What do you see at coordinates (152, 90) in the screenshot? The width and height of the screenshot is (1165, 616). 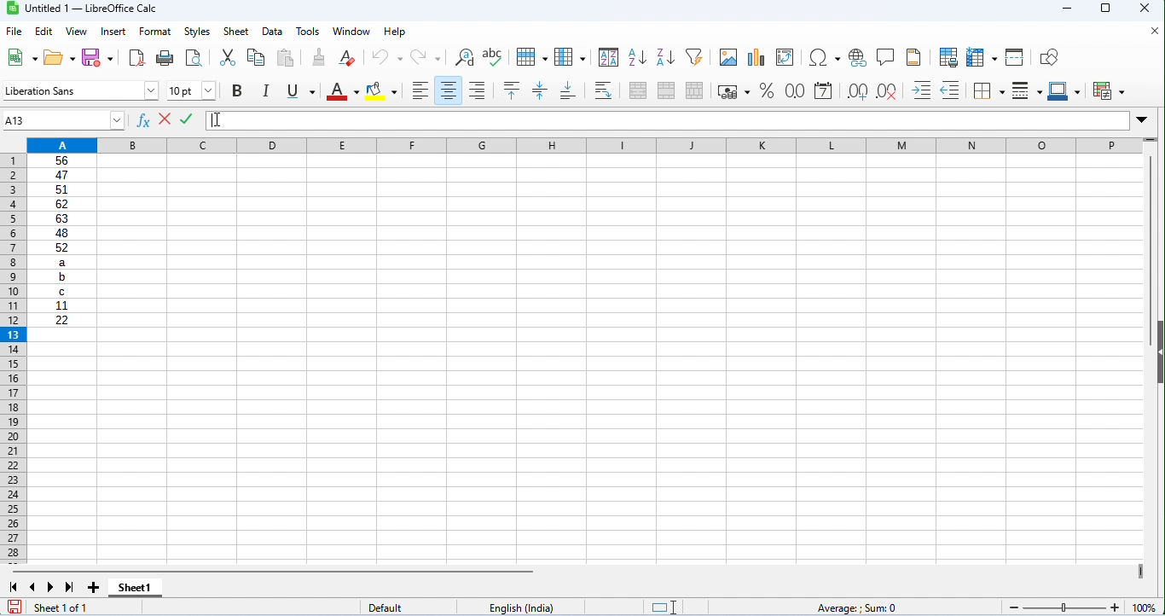 I see `drop down for font options` at bounding box center [152, 90].